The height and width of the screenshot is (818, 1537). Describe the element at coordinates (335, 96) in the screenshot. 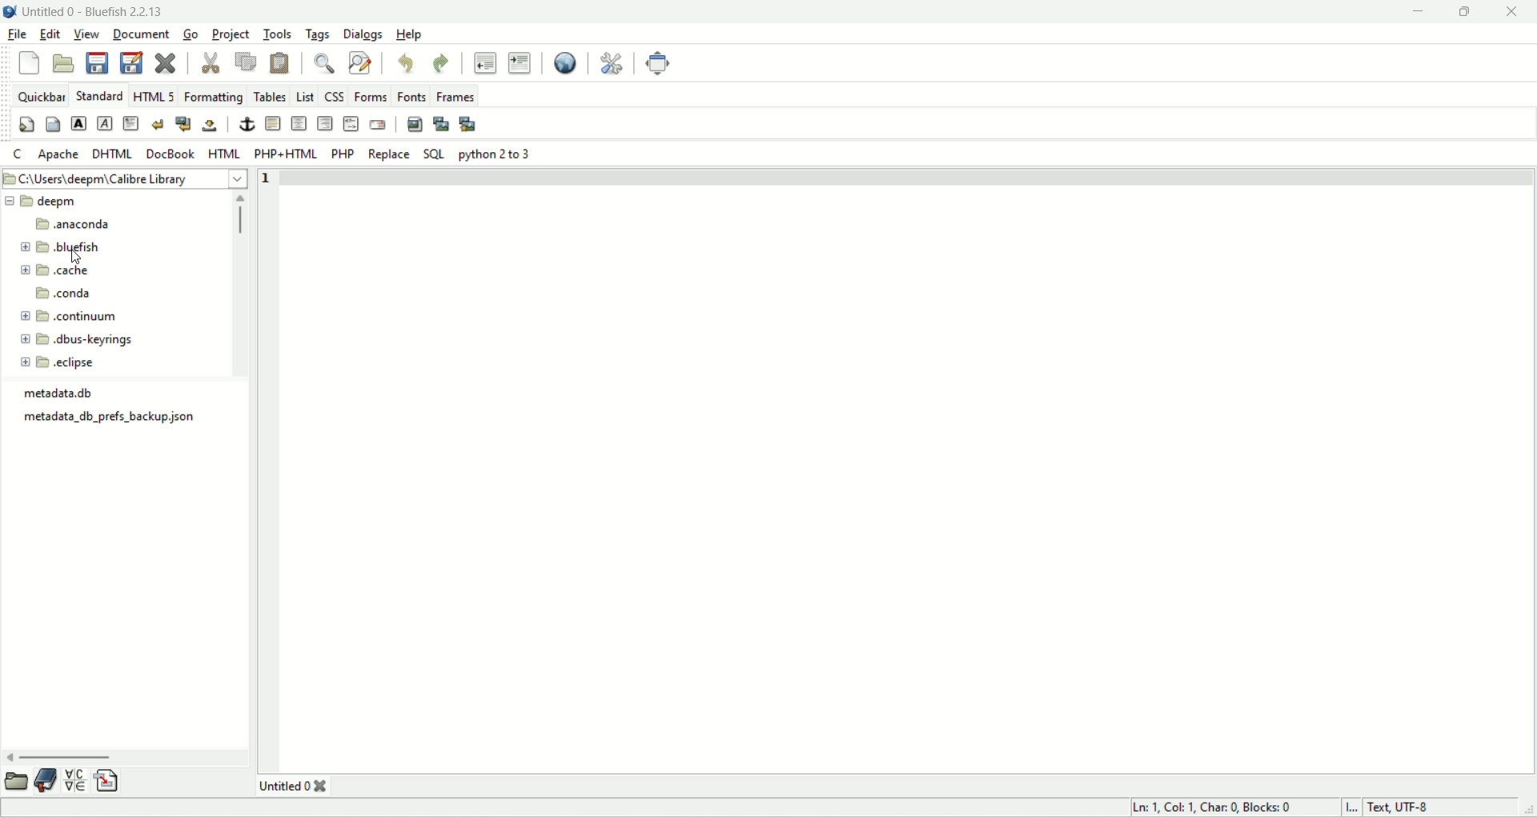

I see `CSS` at that location.